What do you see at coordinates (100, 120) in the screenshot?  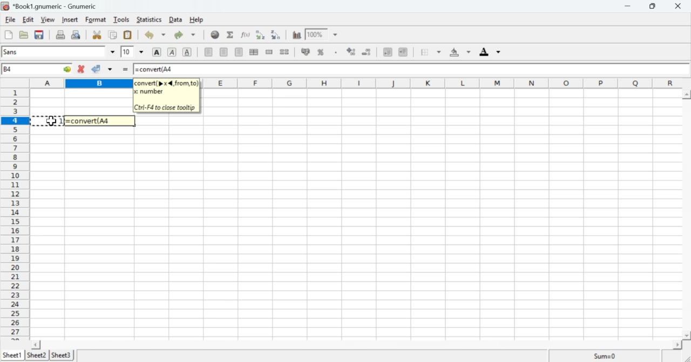 I see `=convert(A4` at bounding box center [100, 120].